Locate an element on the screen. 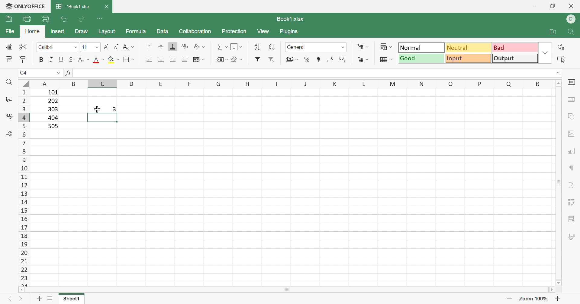  Superscript / Subscript is located at coordinates (84, 61).